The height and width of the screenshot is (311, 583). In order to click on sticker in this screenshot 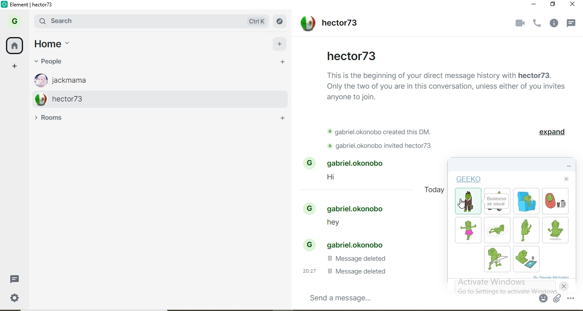, I will do `click(469, 202)`.